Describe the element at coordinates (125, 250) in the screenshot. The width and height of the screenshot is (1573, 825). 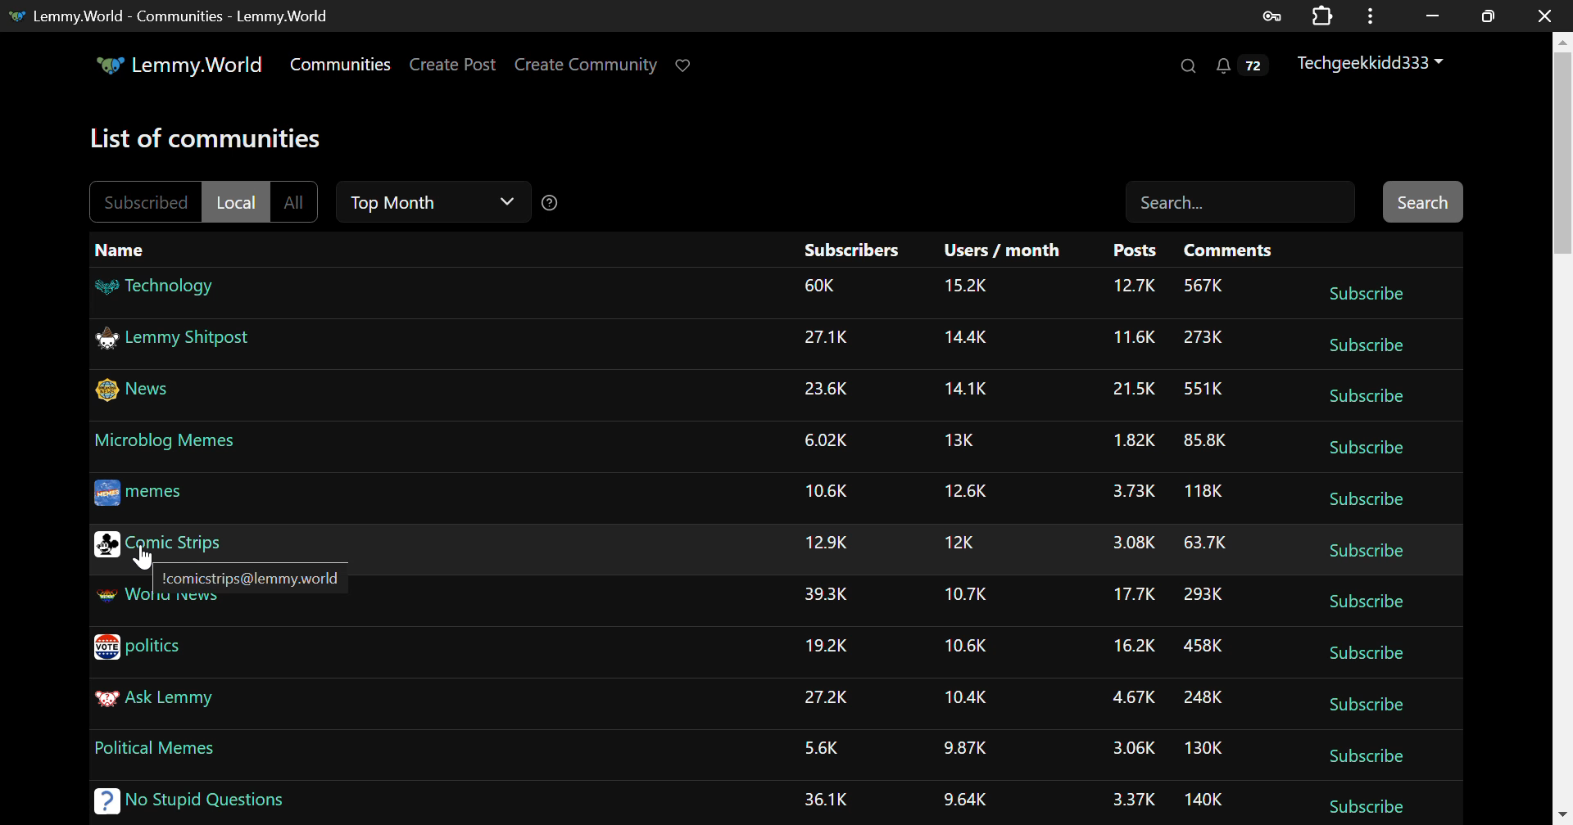
I see `Name` at that location.